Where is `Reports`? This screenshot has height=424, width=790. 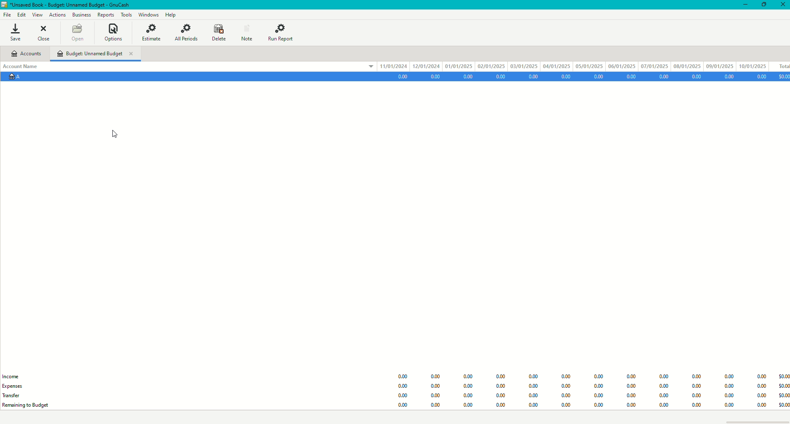 Reports is located at coordinates (104, 14).